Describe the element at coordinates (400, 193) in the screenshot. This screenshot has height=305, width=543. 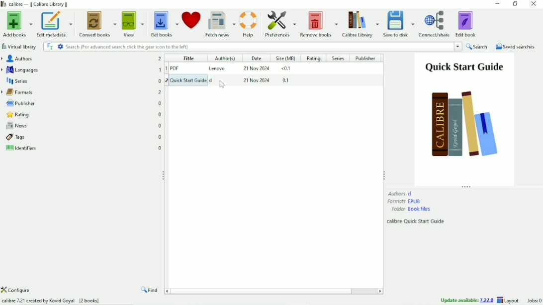
I see `Authors` at that location.